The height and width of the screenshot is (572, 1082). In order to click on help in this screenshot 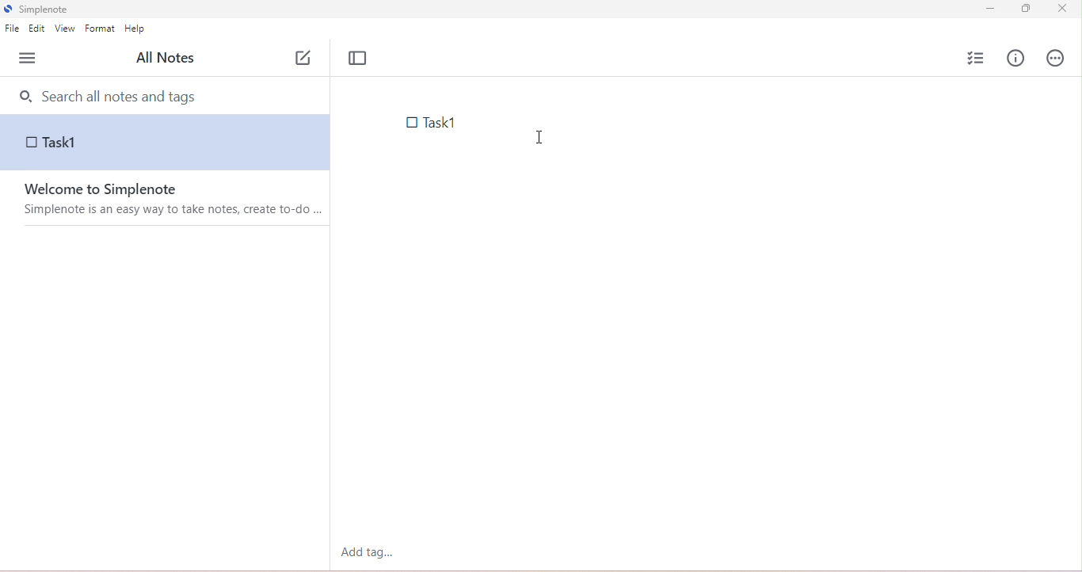, I will do `click(136, 30)`.